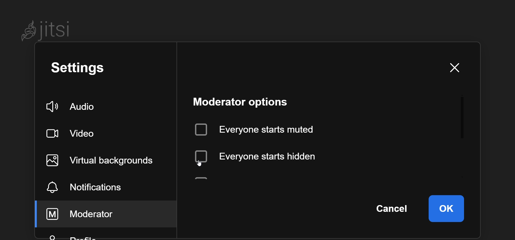 This screenshot has width=515, height=240. Describe the element at coordinates (86, 213) in the screenshot. I see `moderator` at that location.